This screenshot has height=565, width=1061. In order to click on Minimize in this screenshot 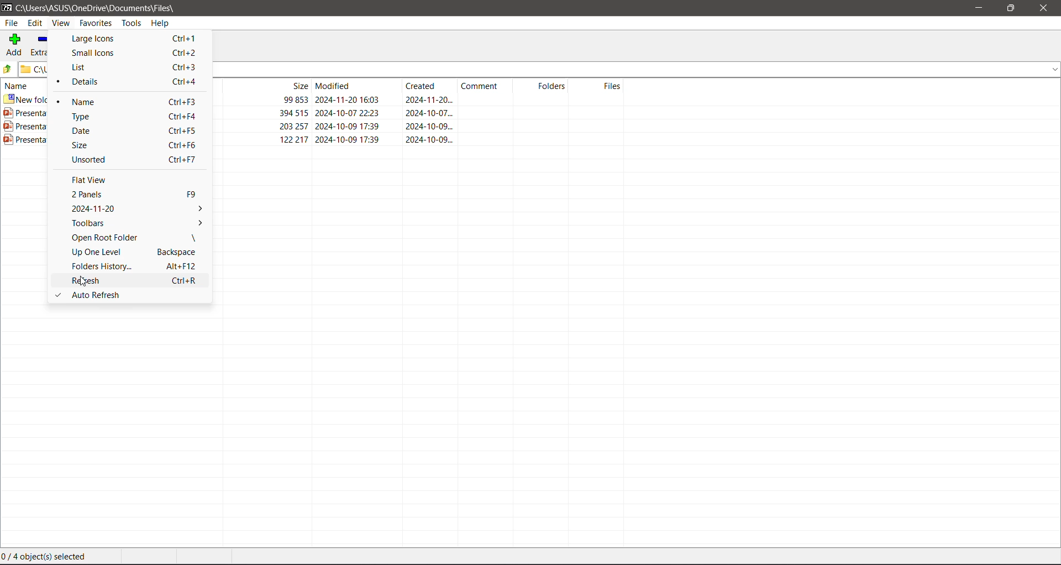, I will do `click(979, 8)`.